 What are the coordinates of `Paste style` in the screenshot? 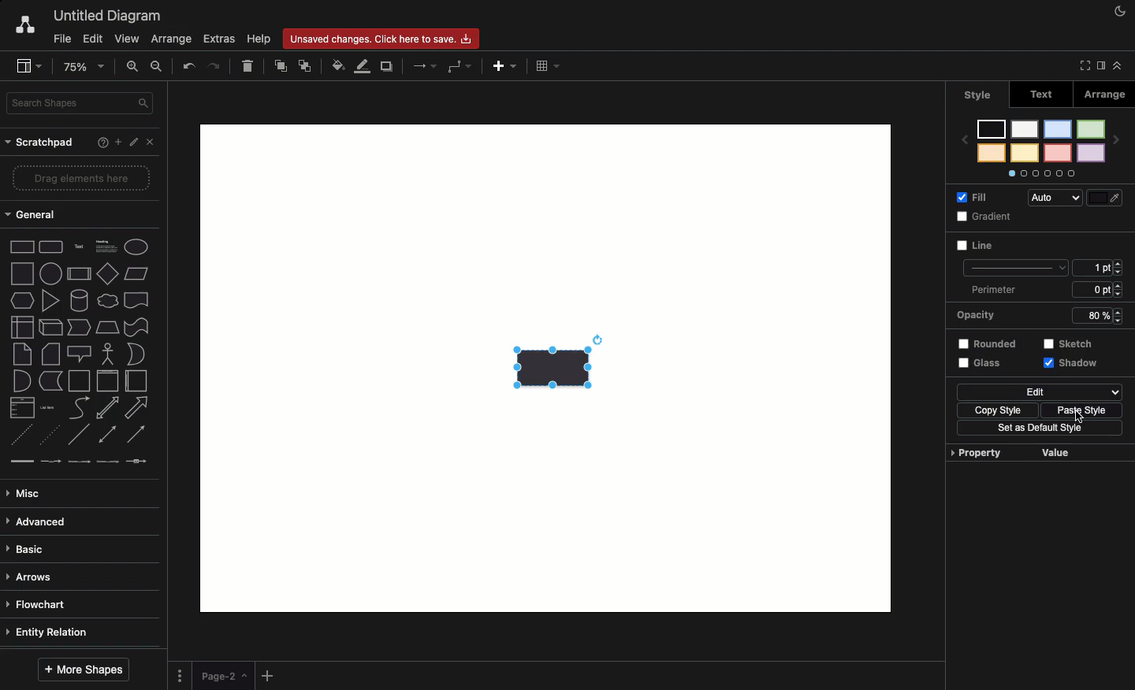 It's located at (1077, 409).